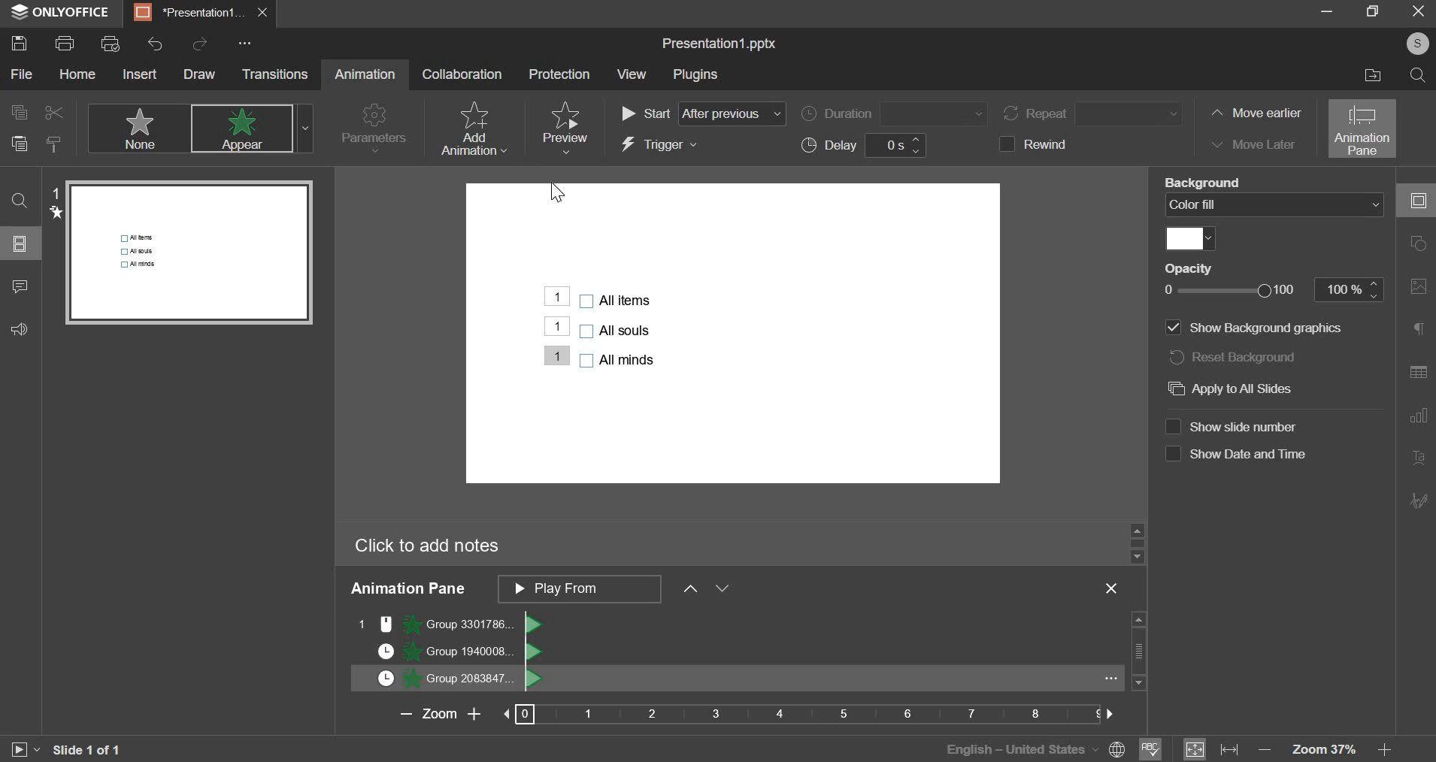 Image resolution: width=1436 pixels, height=762 pixels. I want to click on Click to add notes, so click(426, 546).